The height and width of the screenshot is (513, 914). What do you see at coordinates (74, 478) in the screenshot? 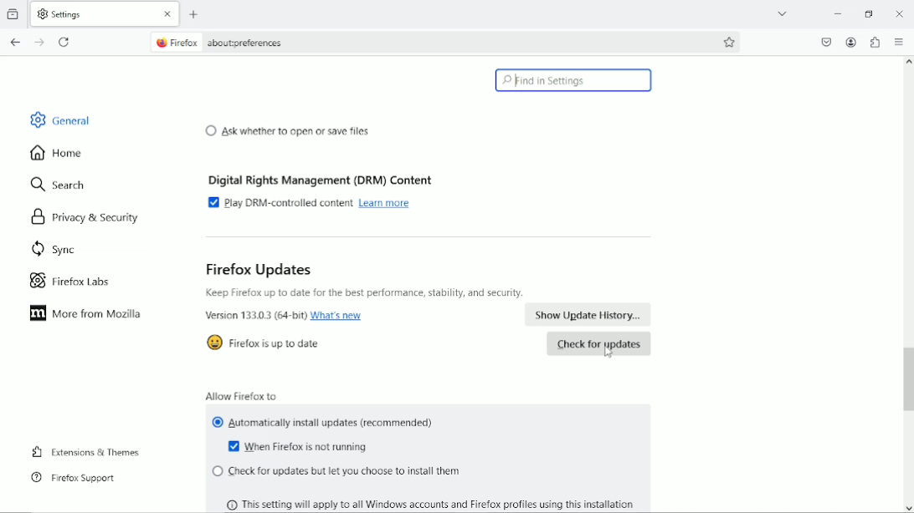
I see `firefox support` at bounding box center [74, 478].